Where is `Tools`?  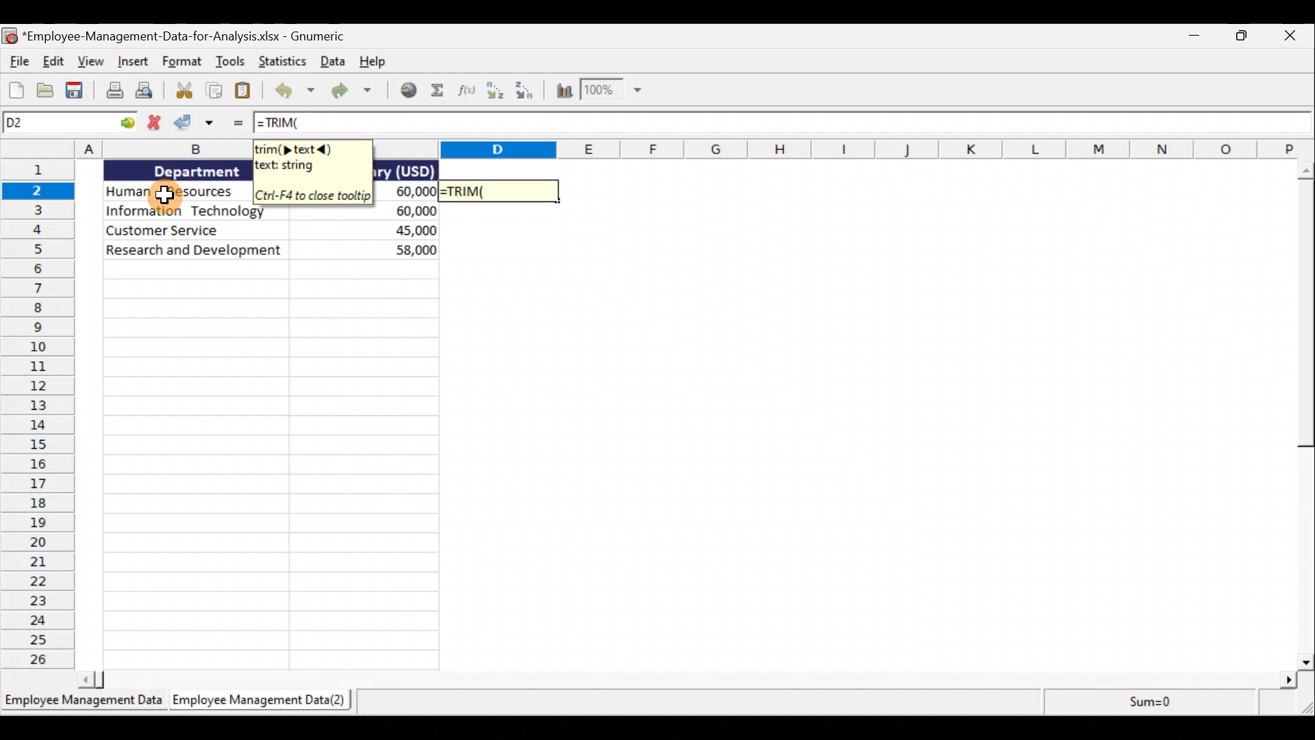 Tools is located at coordinates (233, 62).